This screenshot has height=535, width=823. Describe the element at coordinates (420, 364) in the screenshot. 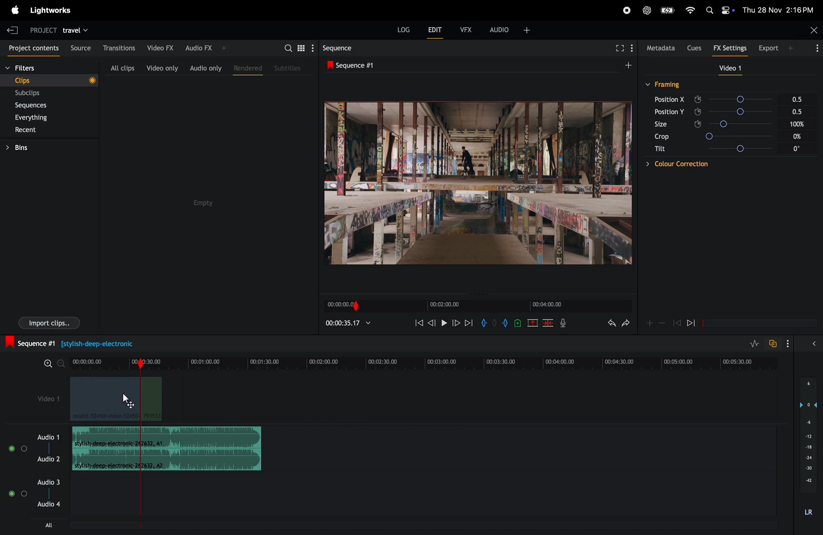

I see `time frame` at that location.